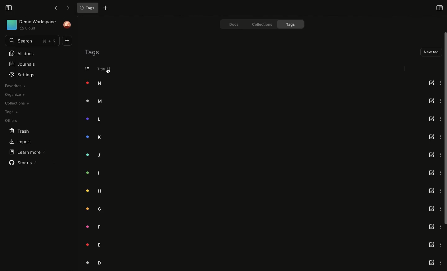 This screenshot has width=447, height=271. What do you see at coordinates (88, 69) in the screenshot?
I see `List view` at bounding box center [88, 69].